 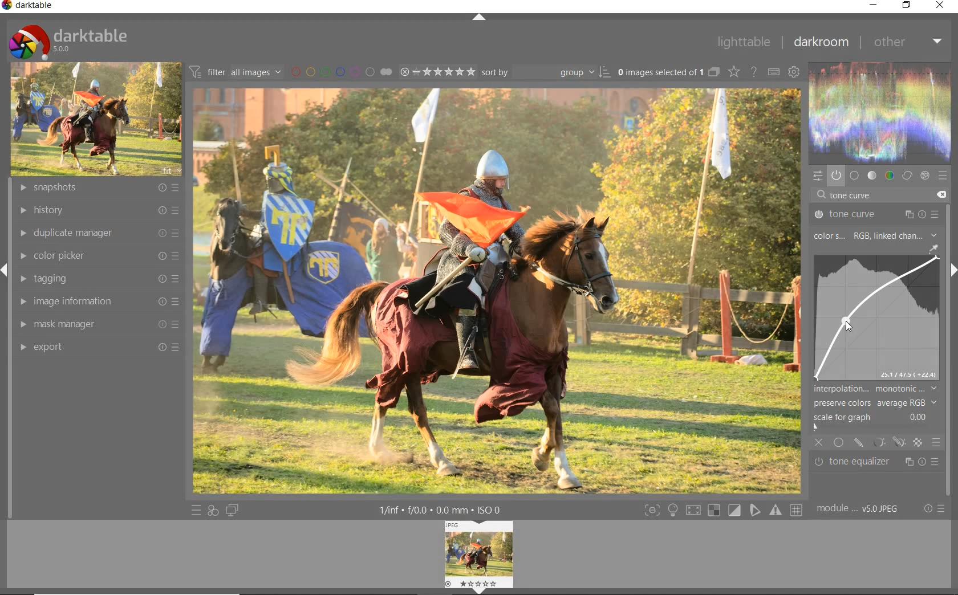 I want to click on image information, so click(x=96, y=301).